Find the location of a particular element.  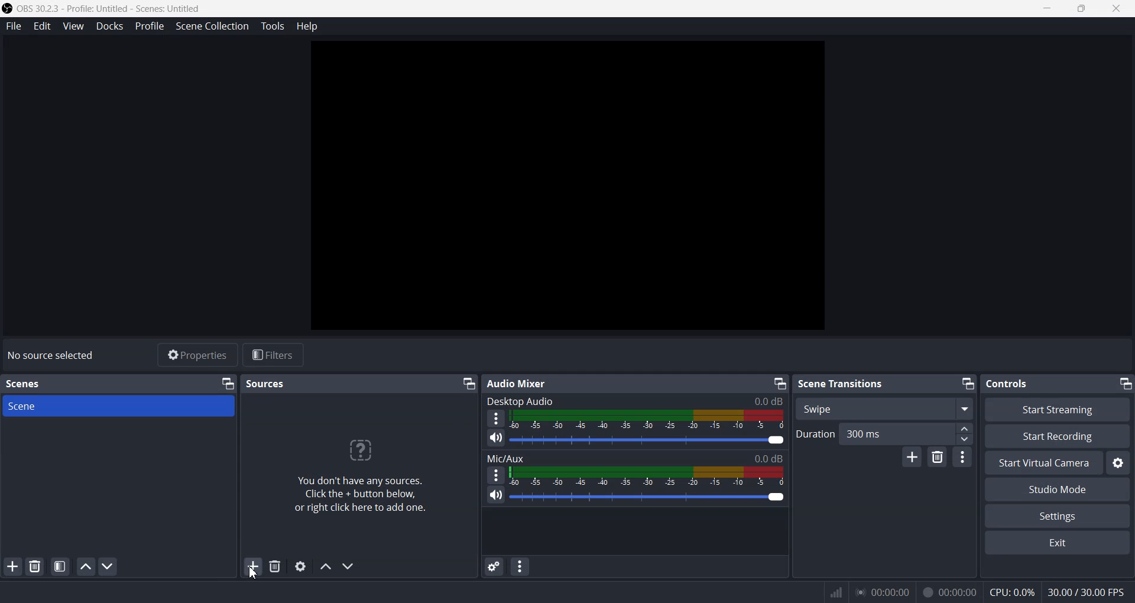

Move Scene Up is located at coordinates (86, 567).